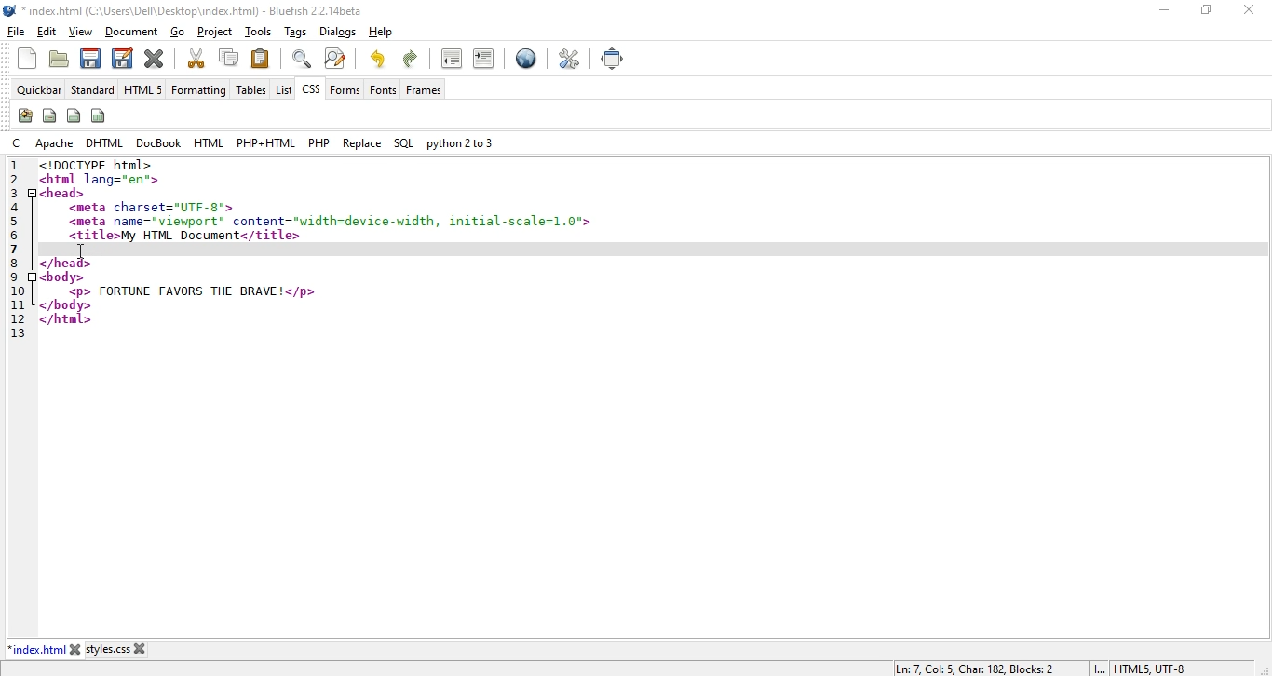 This screenshot has height=676, width=1272. Describe the element at coordinates (377, 58) in the screenshot. I see `redo` at that location.